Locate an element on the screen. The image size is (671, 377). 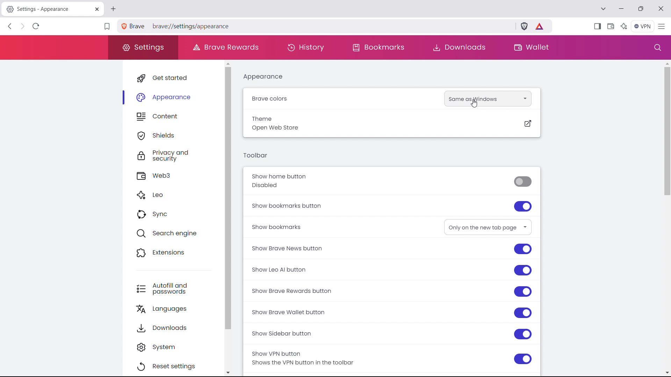
bookmarks is located at coordinates (380, 48).